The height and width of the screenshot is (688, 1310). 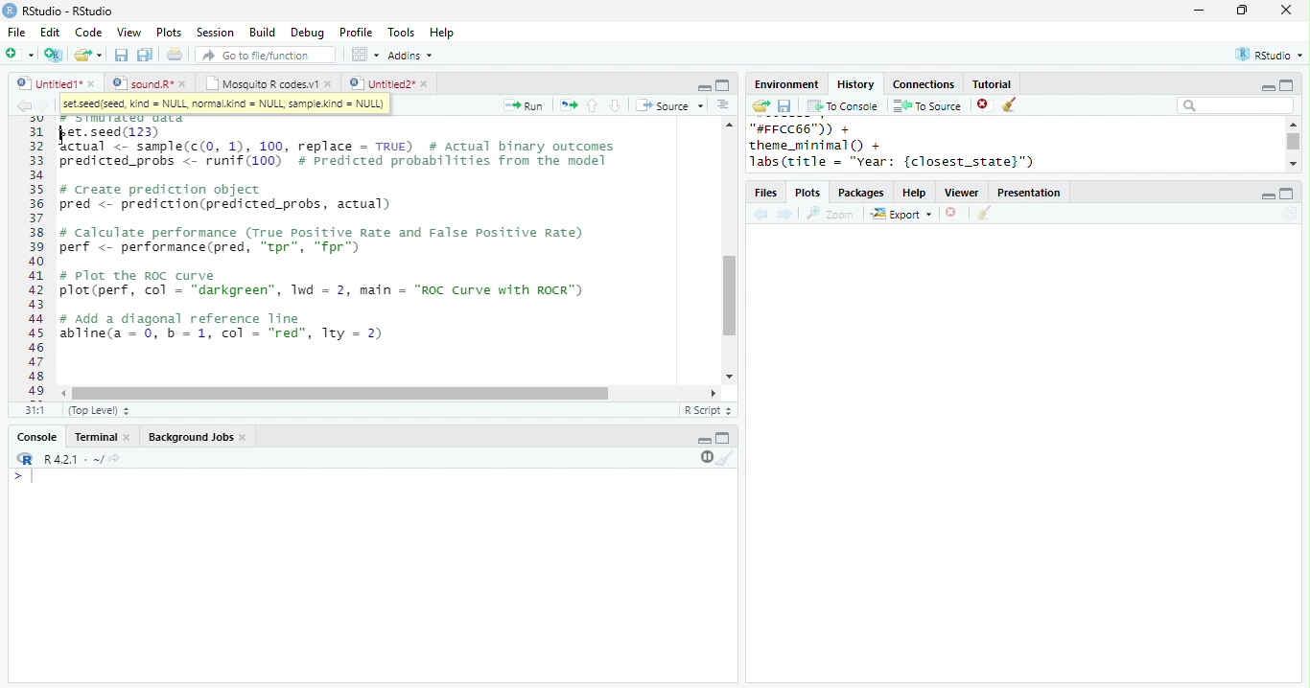 What do you see at coordinates (1242, 11) in the screenshot?
I see `resize` at bounding box center [1242, 11].